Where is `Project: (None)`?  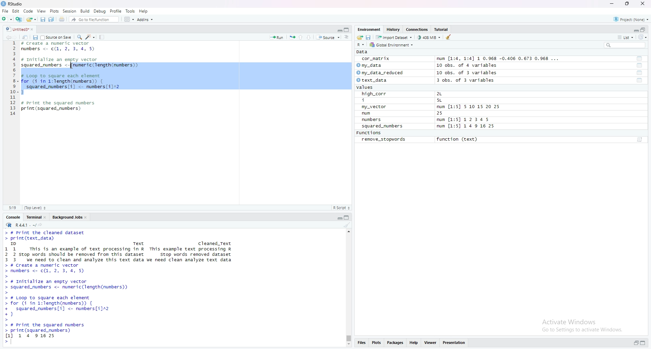 Project: (None) is located at coordinates (632, 19).